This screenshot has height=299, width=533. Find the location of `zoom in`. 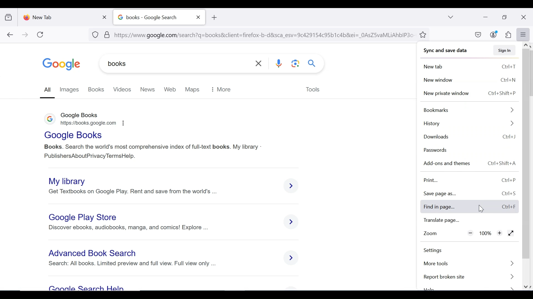

zoom in is located at coordinates (499, 233).